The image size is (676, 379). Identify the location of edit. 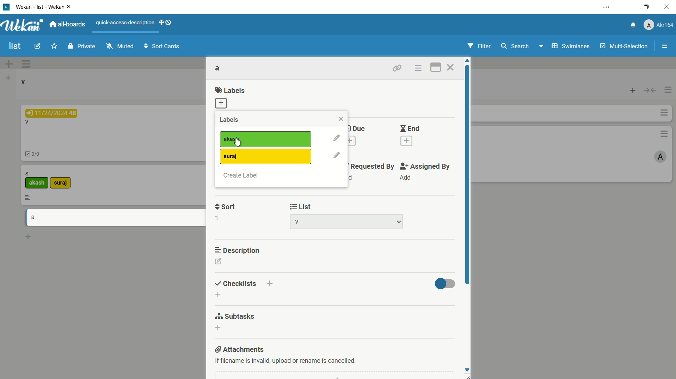
(36, 46).